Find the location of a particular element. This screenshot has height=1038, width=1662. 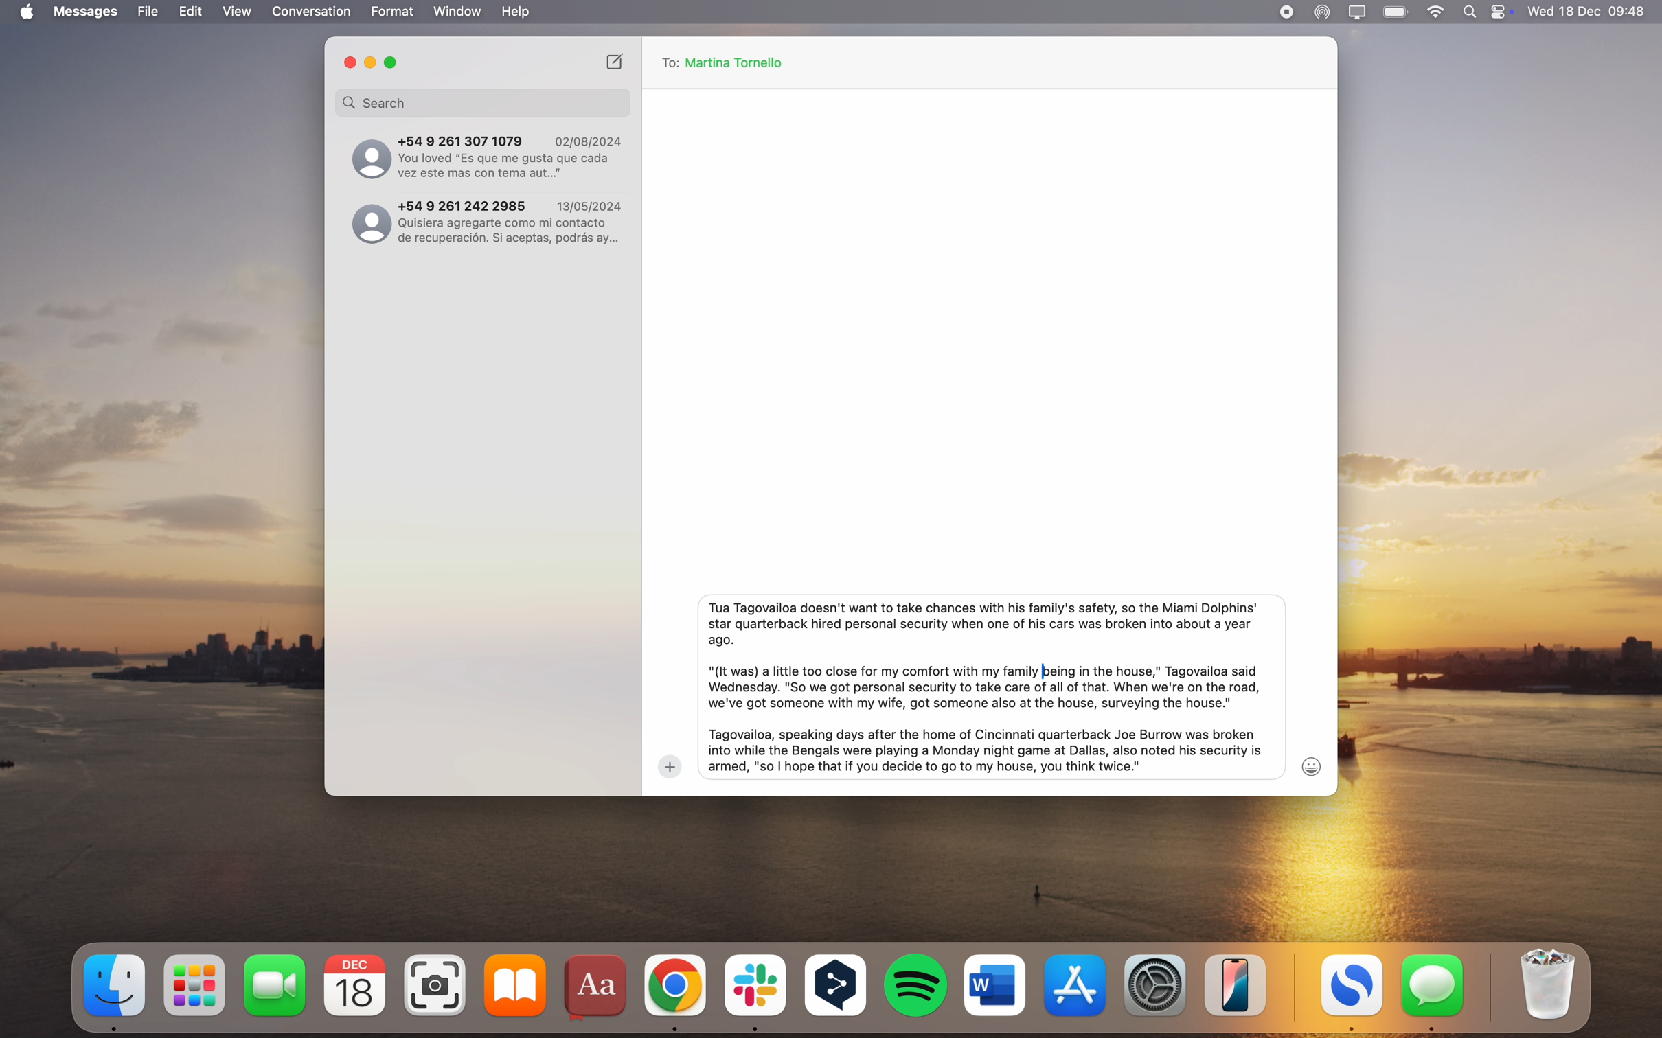

conversation is located at coordinates (312, 12).